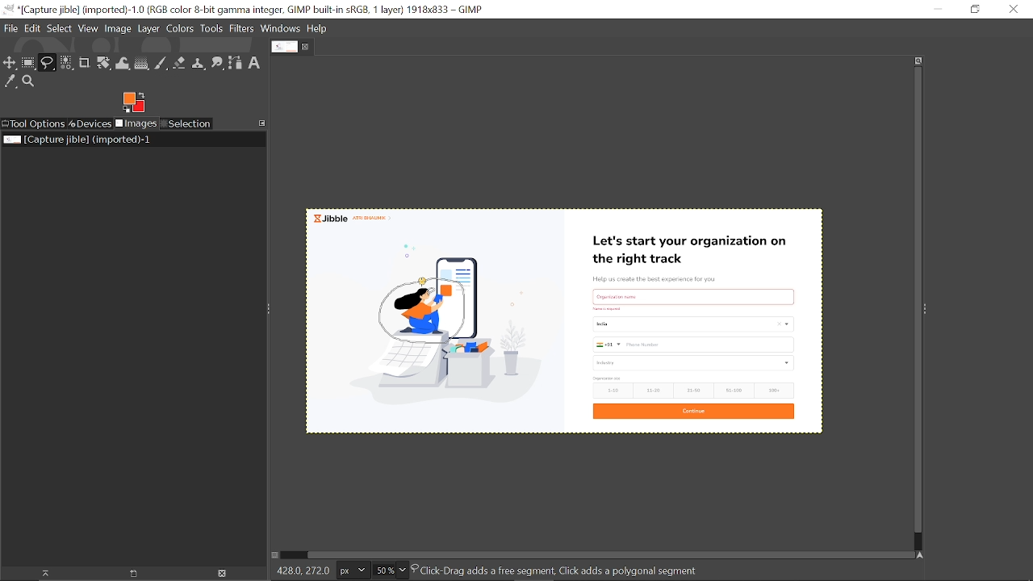  What do you see at coordinates (103, 64) in the screenshot?
I see `Unified transform tool` at bounding box center [103, 64].